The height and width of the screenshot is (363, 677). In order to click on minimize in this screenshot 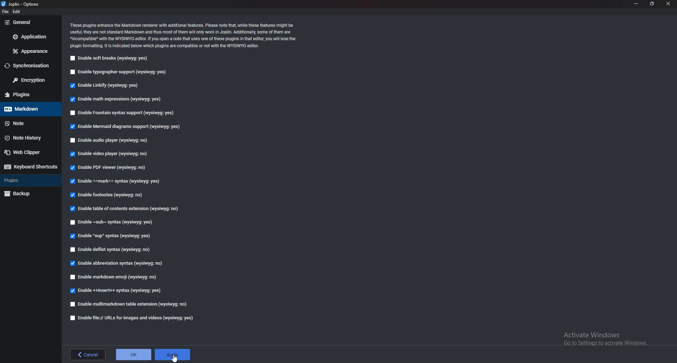, I will do `click(636, 4)`.